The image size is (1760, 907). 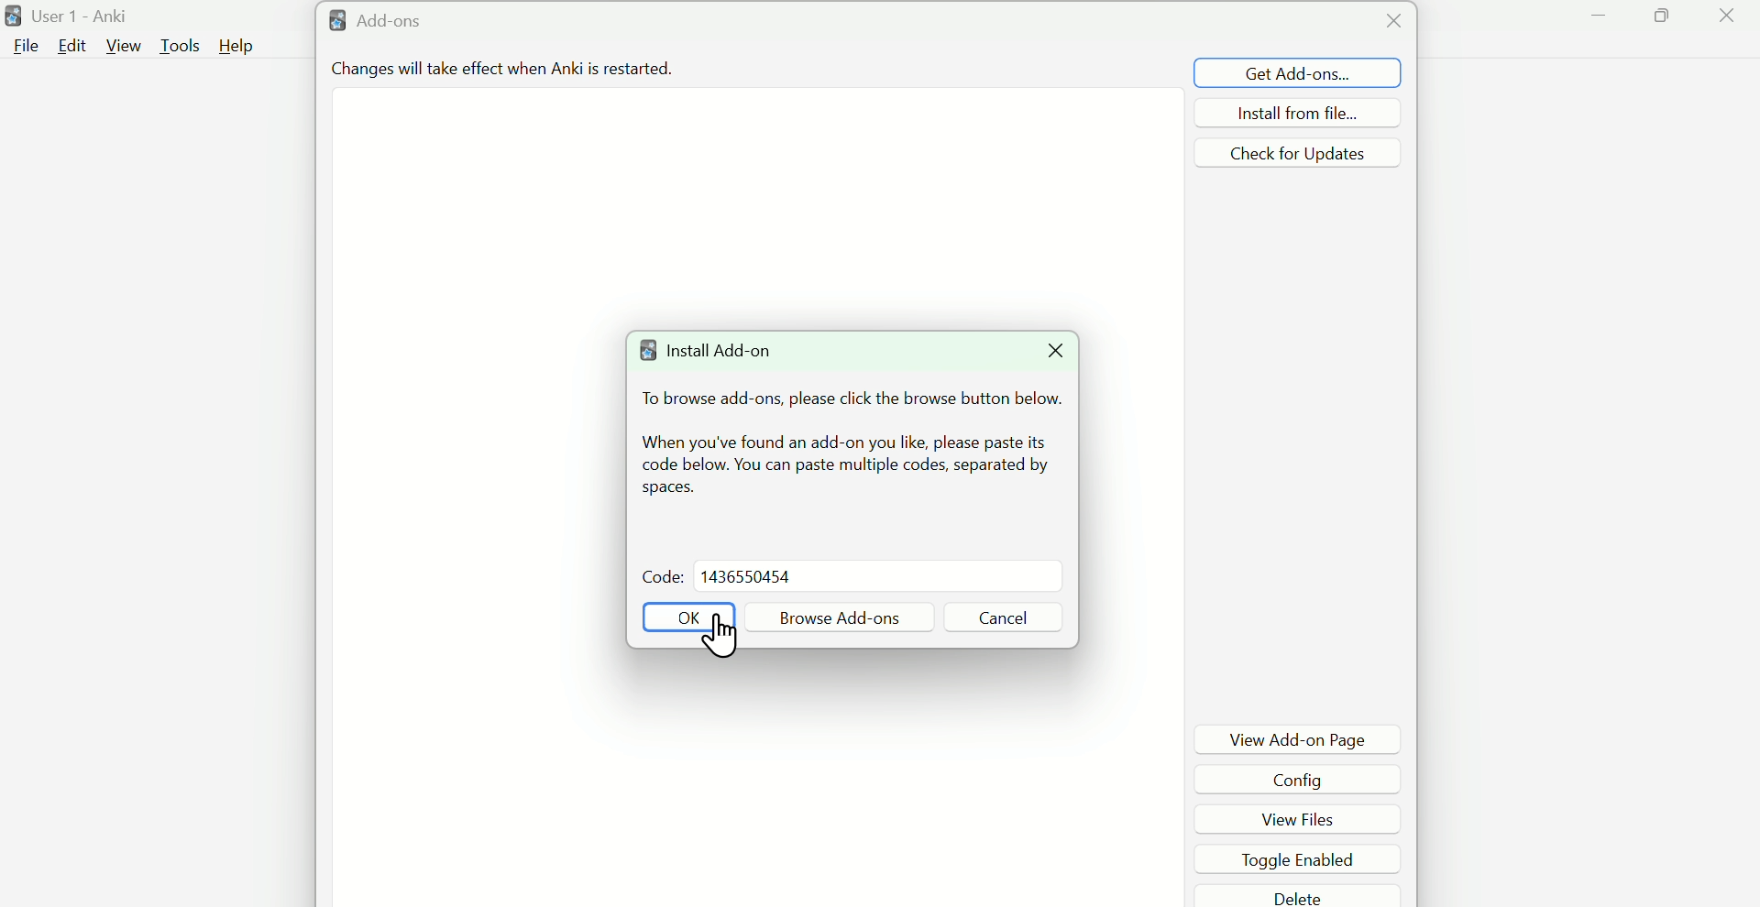 I want to click on close , so click(x=1391, y=21).